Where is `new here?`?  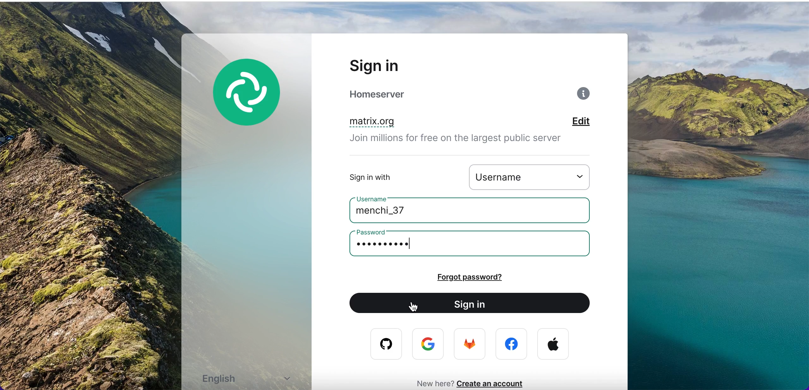
new here? is located at coordinates (431, 383).